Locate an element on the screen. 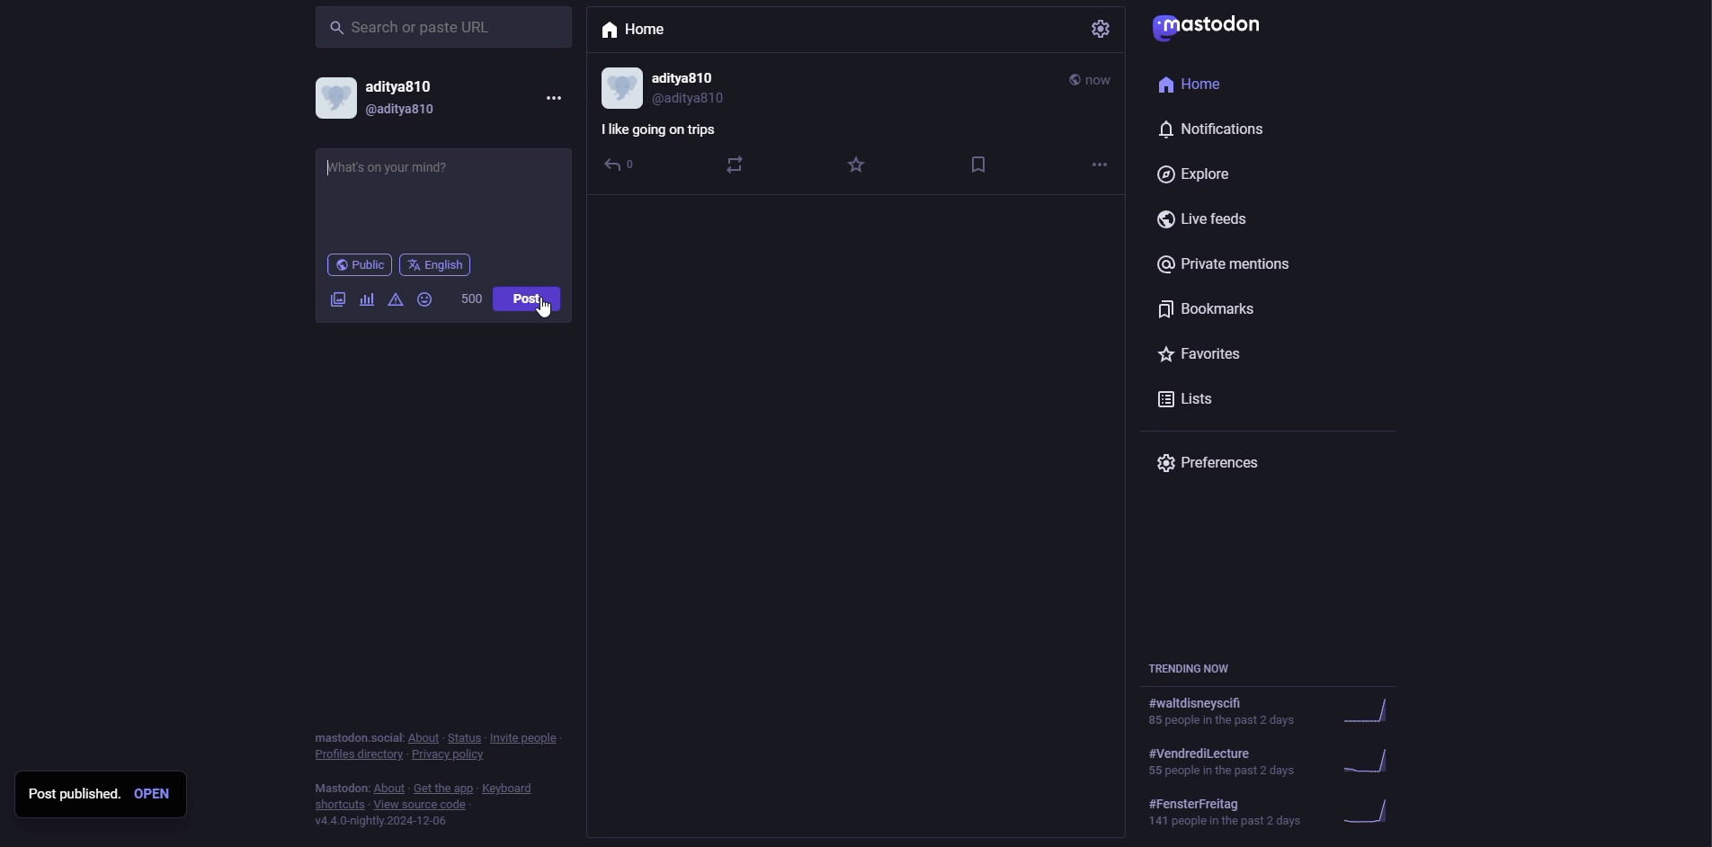 The height and width of the screenshot is (847, 1712). post published is located at coordinates (74, 793).